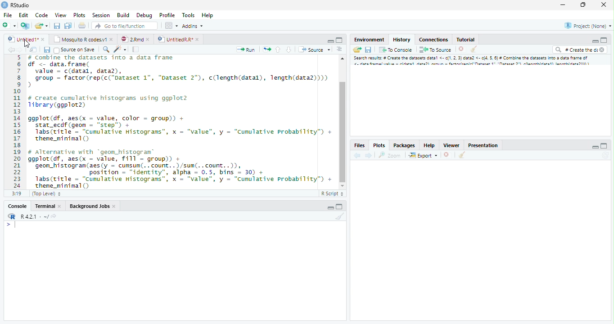 The width and height of the screenshot is (614, 324). What do you see at coordinates (341, 207) in the screenshot?
I see `Maximize` at bounding box center [341, 207].